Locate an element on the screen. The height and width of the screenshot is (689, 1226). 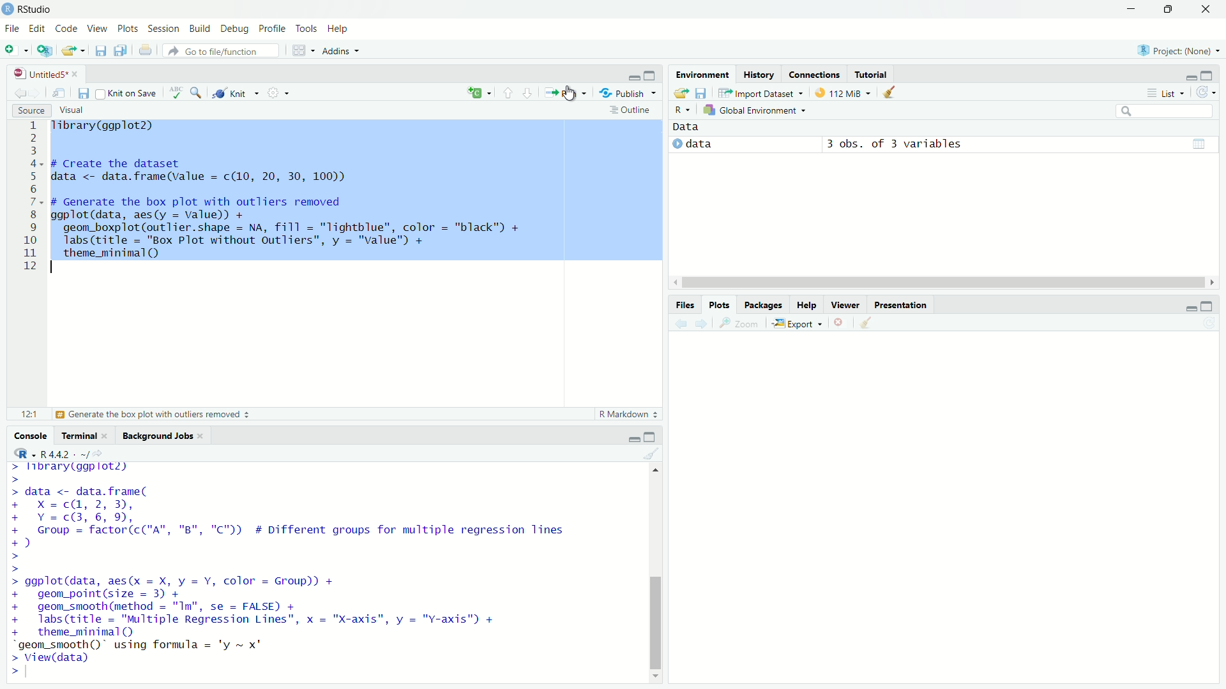
add is located at coordinates (45, 53).